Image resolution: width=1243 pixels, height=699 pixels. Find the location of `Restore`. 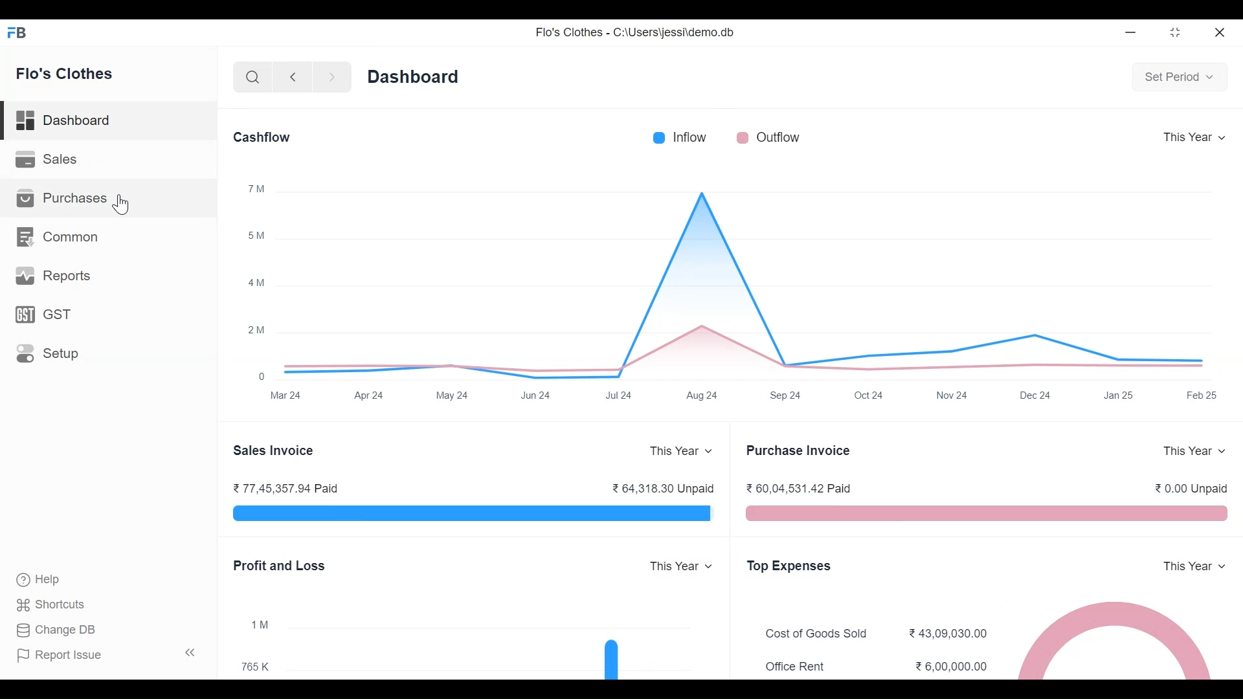

Restore is located at coordinates (1174, 34).